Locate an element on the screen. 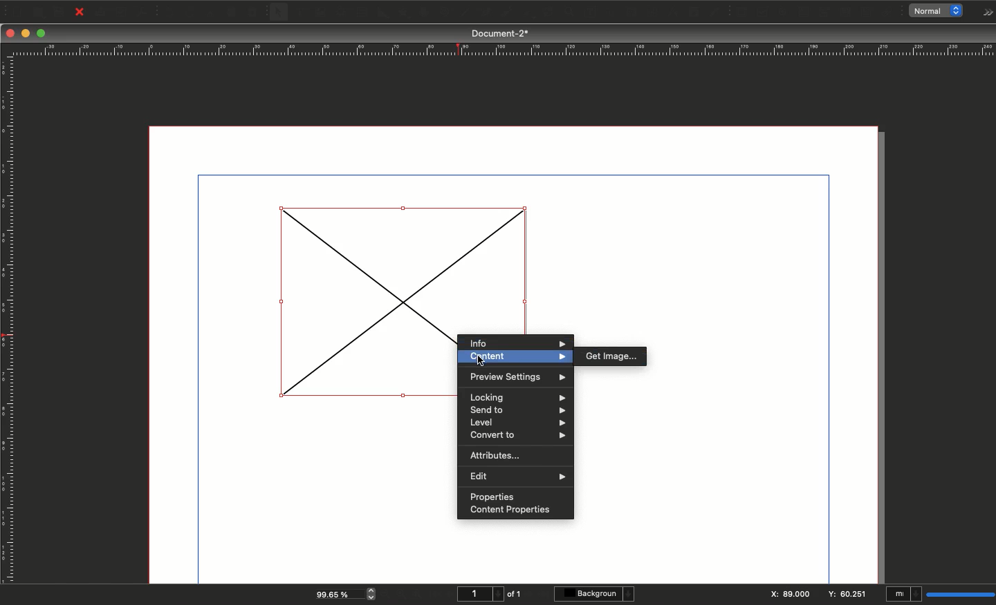 This screenshot has width=996, height=605. Send to is located at coordinates (517, 410).